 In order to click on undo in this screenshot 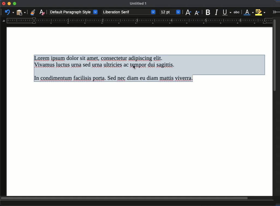, I will do `click(10, 12)`.